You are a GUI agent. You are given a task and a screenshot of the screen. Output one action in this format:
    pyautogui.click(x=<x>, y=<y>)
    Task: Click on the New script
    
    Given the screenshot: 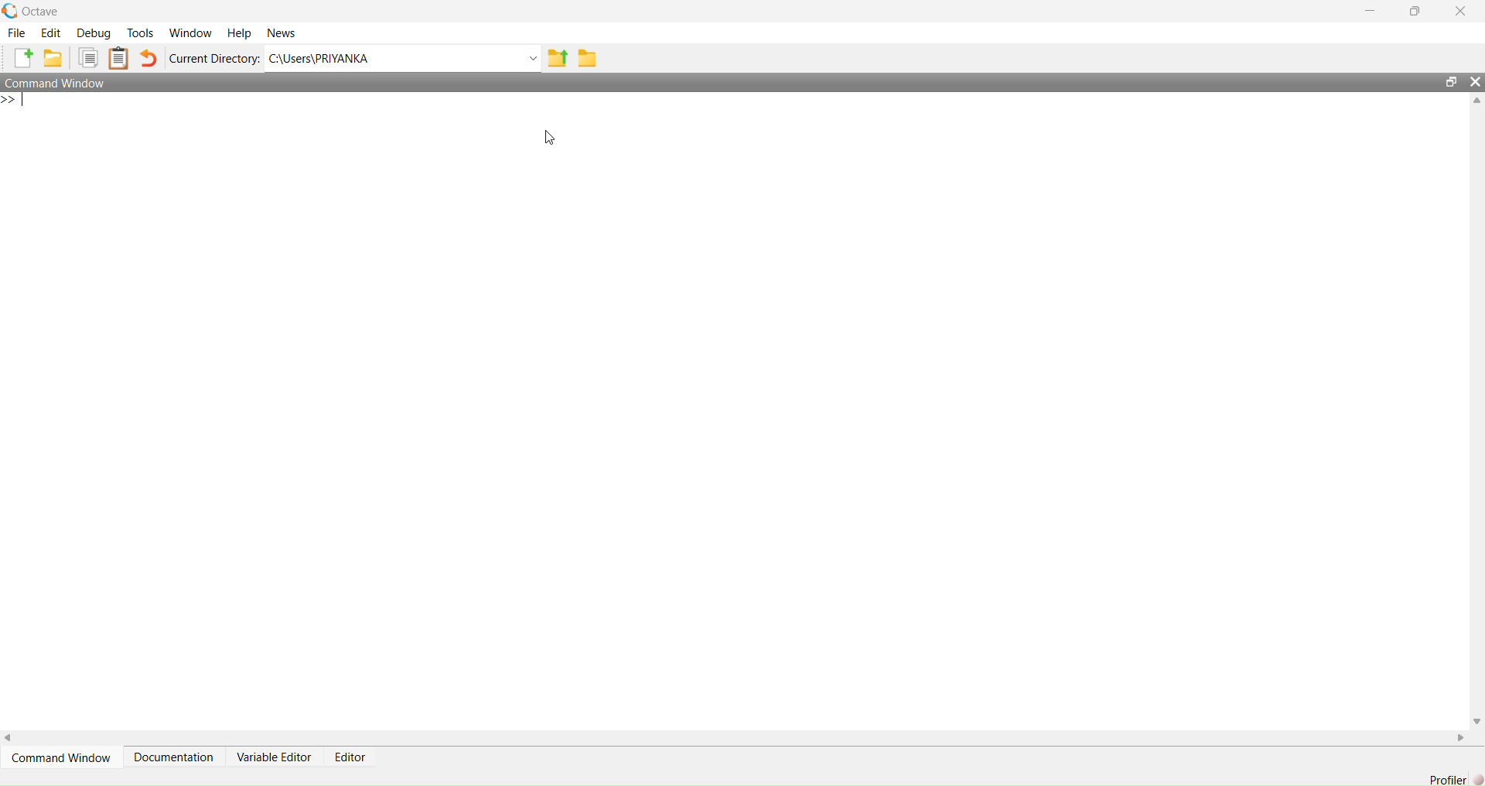 What is the action you would take?
    pyautogui.click(x=19, y=58)
    